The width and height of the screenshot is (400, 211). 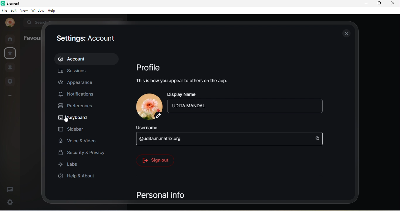 What do you see at coordinates (158, 161) in the screenshot?
I see `signout` at bounding box center [158, 161].